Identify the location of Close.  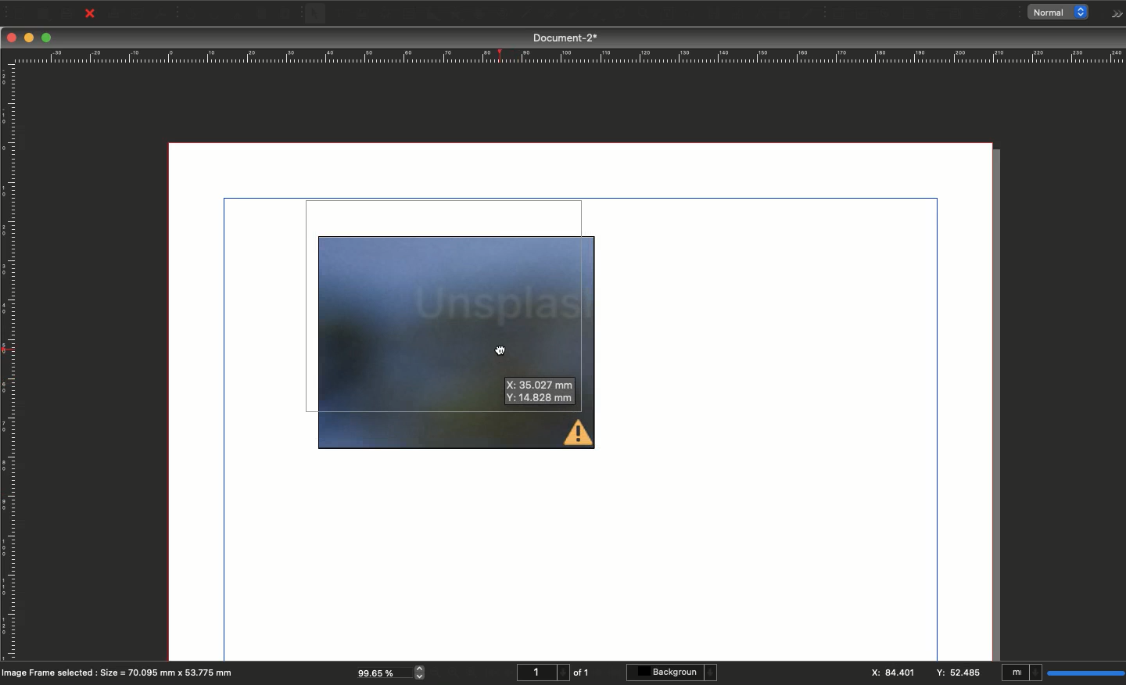
(12, 38).